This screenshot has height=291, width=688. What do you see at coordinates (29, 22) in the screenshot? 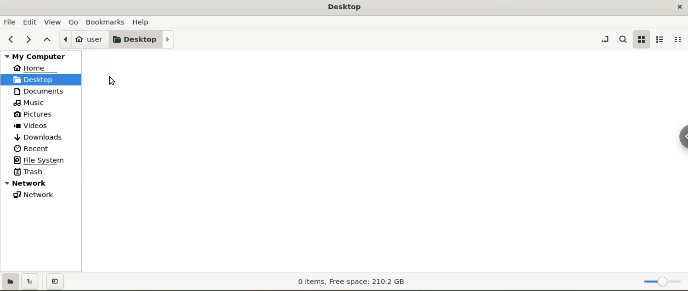
I see `edit` at bounding box center [29, 22].